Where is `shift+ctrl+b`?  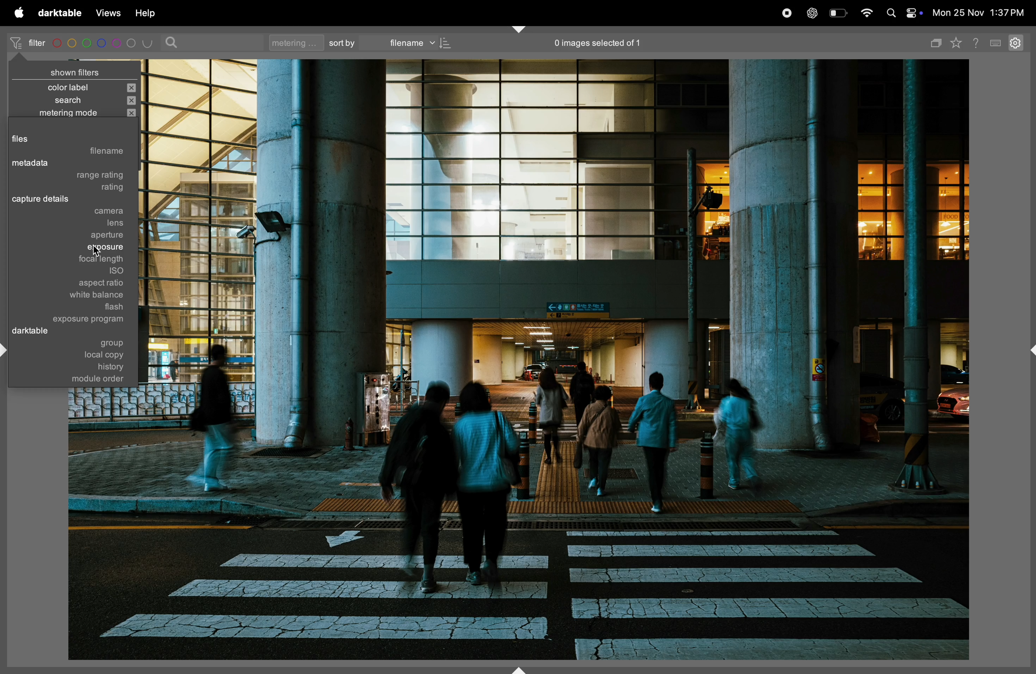 shift+ctrl+b is located at coordinates (520, 669).